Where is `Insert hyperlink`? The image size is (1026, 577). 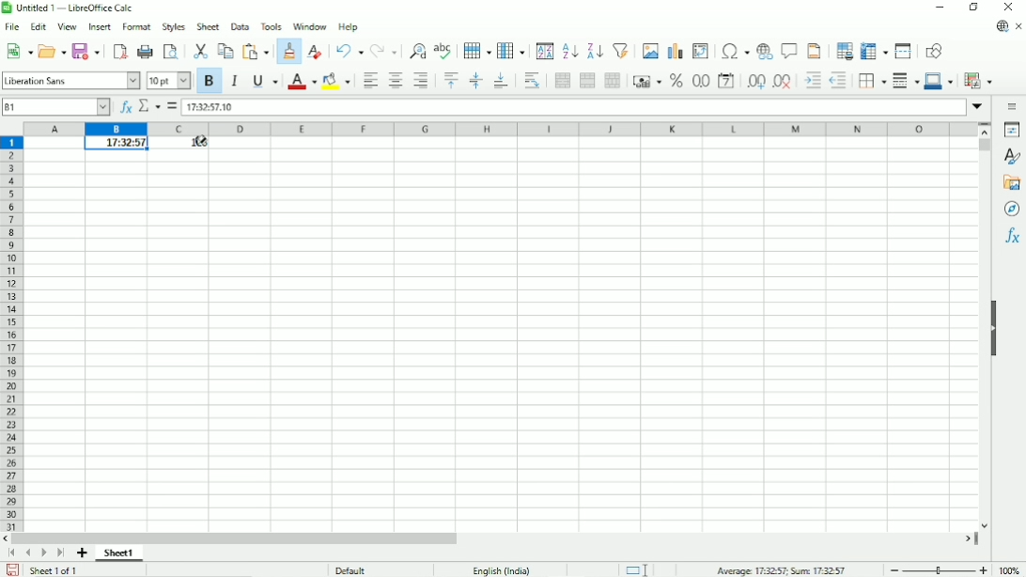
Insert hyperlink is located at coordinates (765, 52).